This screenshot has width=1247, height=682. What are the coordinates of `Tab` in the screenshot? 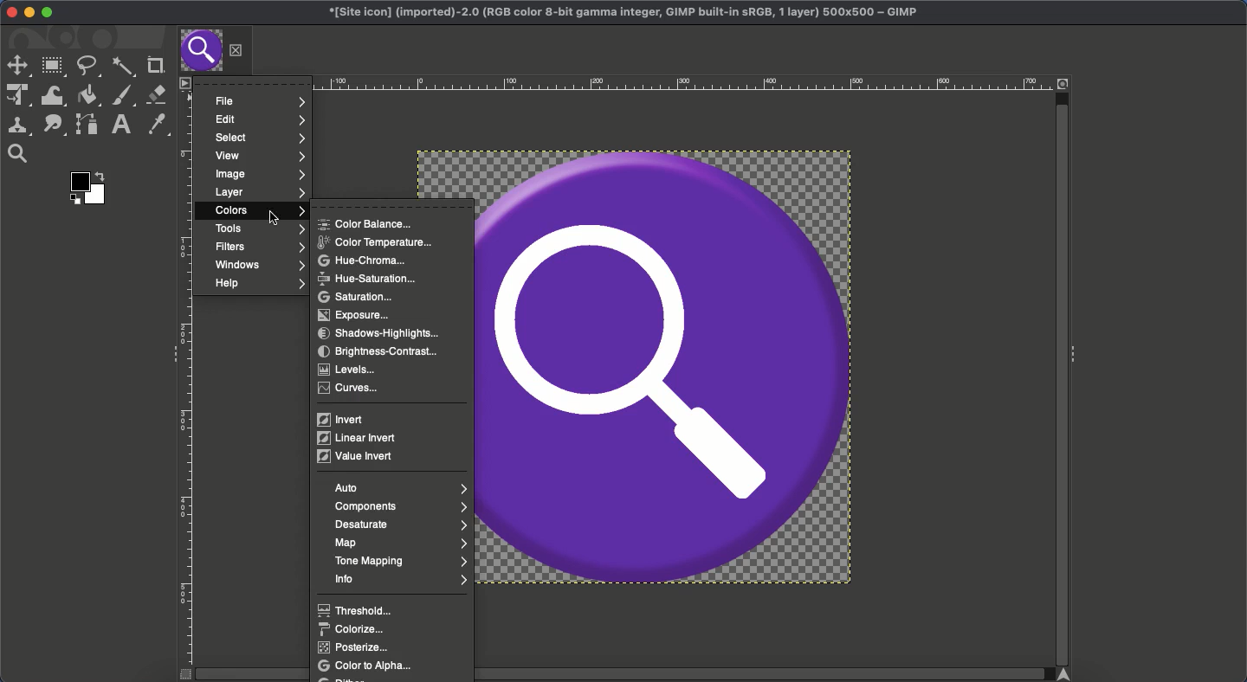 It's located at (215, 51).